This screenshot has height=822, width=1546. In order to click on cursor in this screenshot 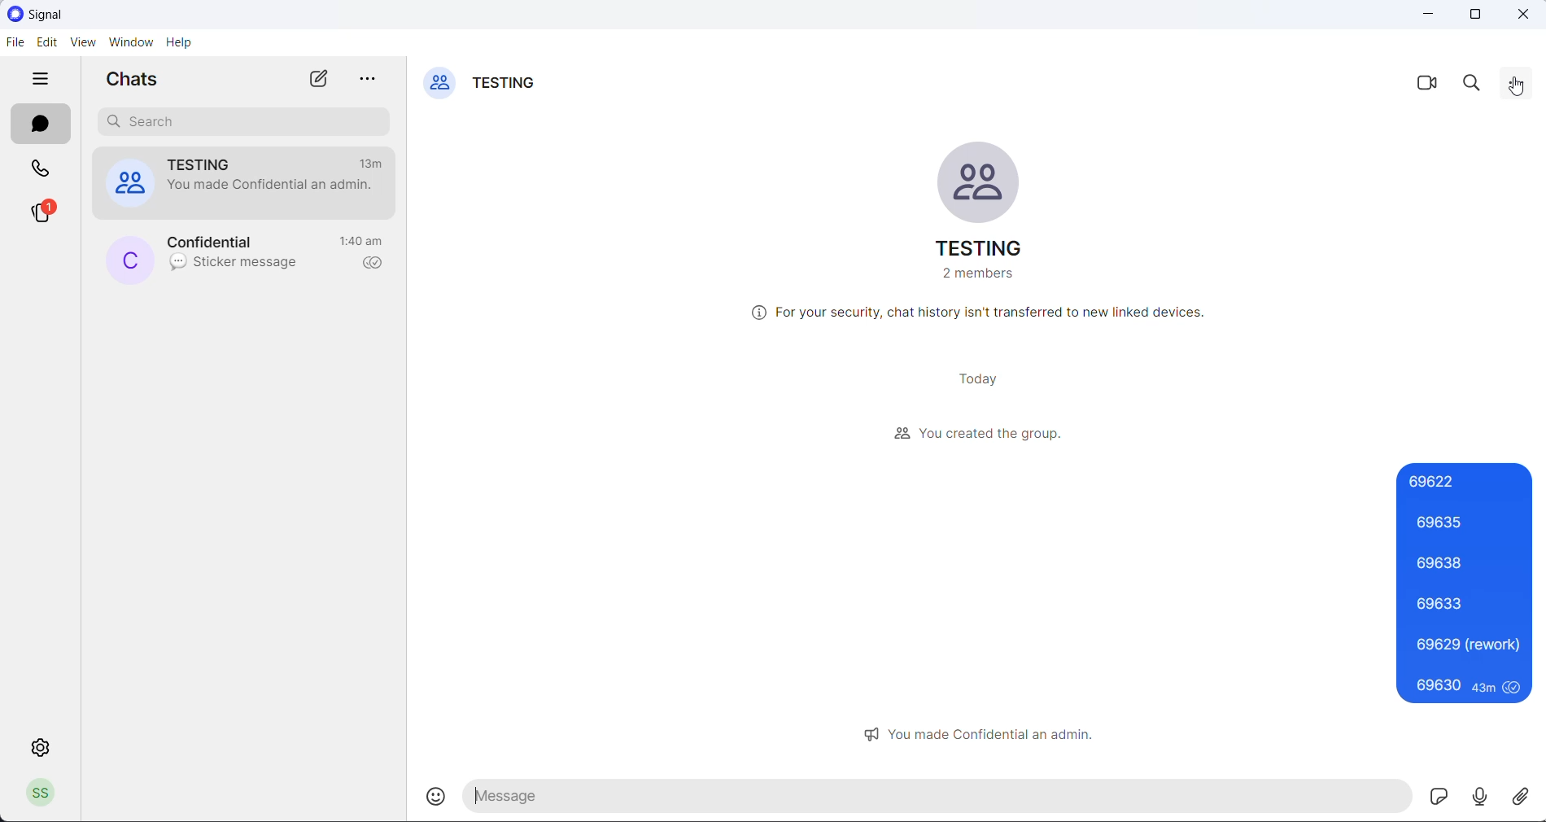, I will do `click(1518, 85)`.